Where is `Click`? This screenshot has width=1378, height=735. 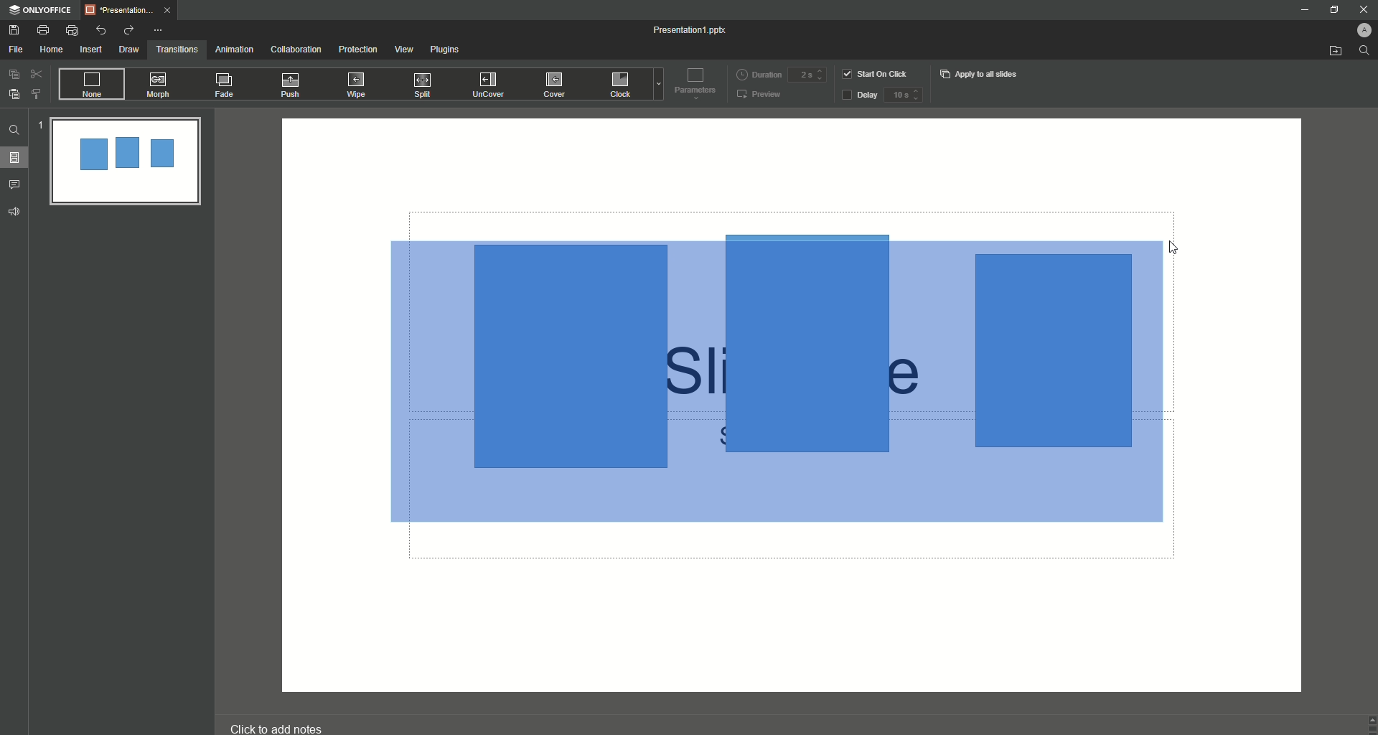 Click is located at coordinates (622, 87).